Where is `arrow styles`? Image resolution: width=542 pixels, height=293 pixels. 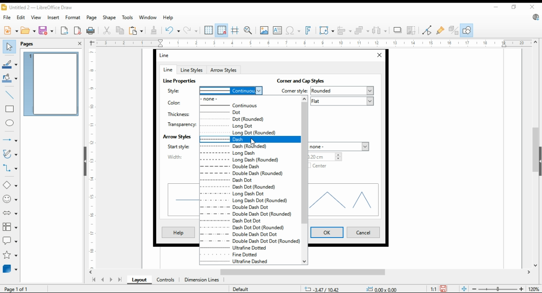
arrow styles is located at coordinates (224, 69).